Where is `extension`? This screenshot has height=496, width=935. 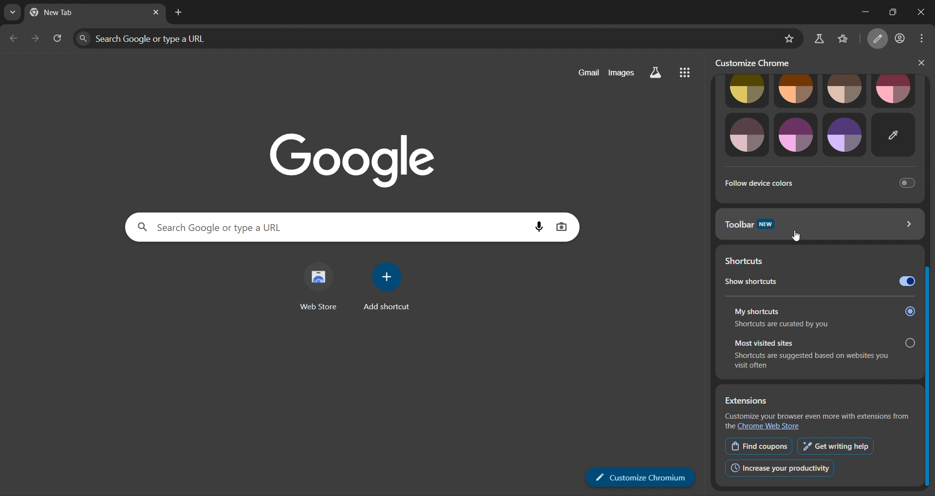
extension is located at coordinates (818, 400).